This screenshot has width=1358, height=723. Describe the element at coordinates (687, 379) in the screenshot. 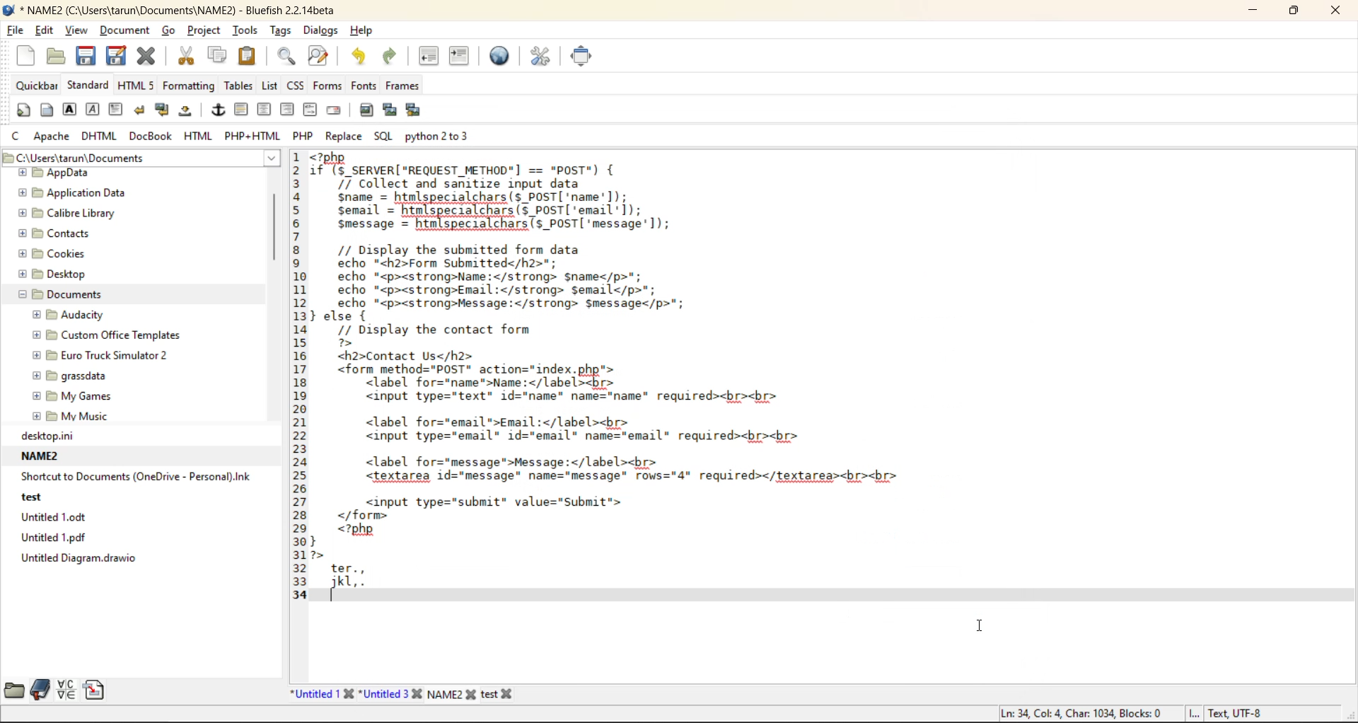

I see `code editor` at that location.